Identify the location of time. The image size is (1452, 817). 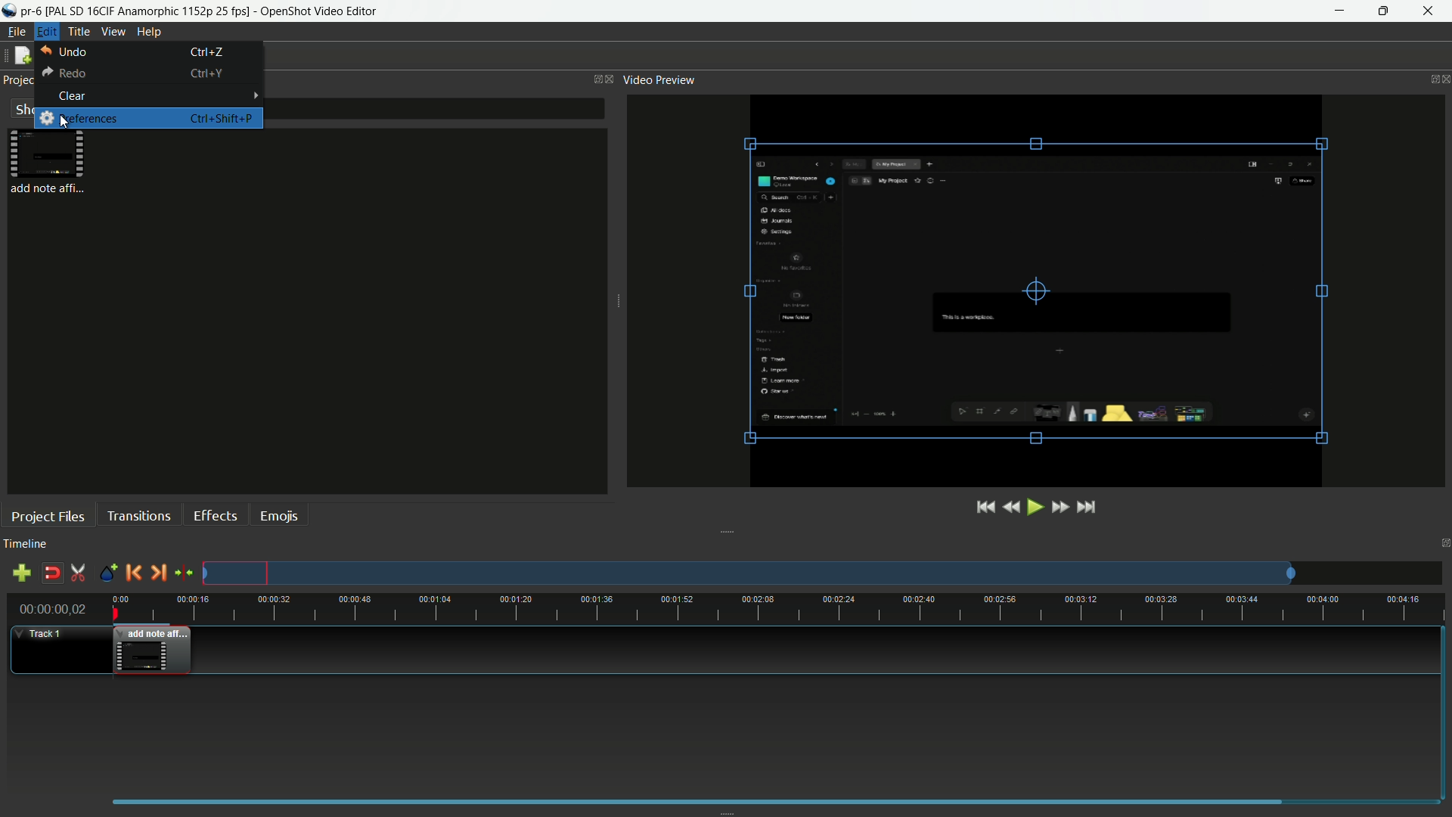
(777, 608).